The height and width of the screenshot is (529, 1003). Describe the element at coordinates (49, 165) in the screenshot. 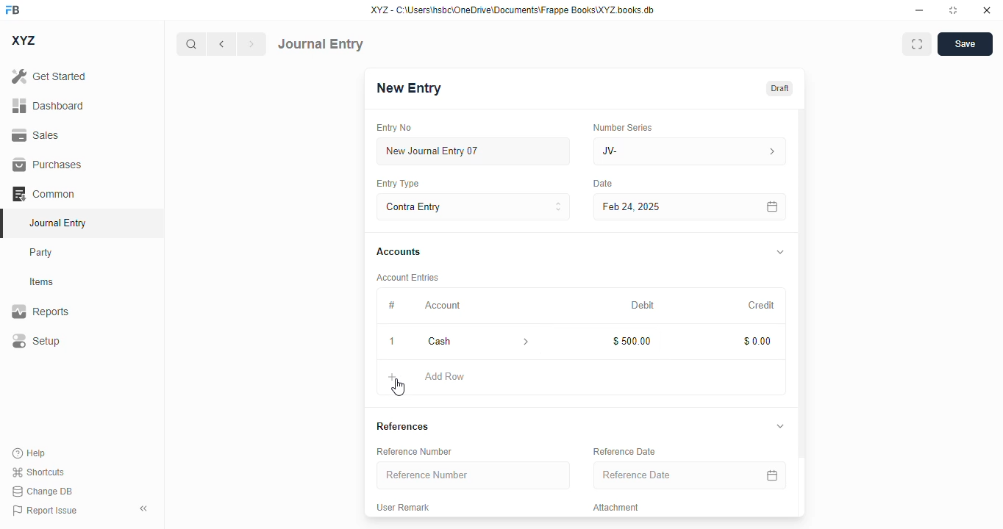

I see `purchases` at that location.